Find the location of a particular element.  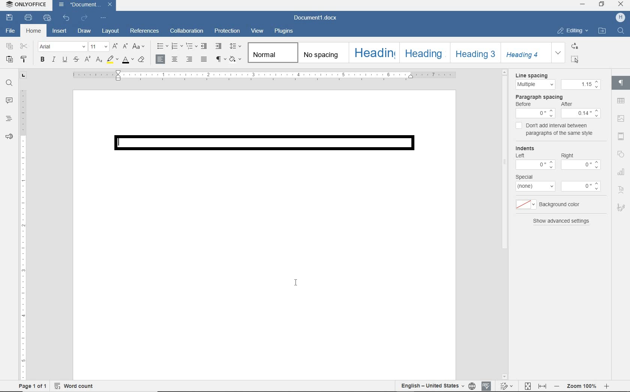

EDITING is located at coordinates (571, 30).